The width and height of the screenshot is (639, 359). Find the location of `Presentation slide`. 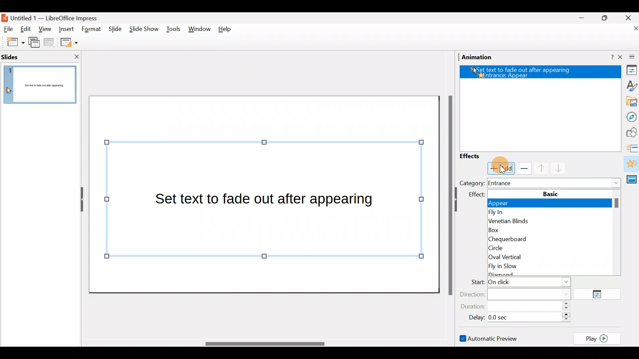

Presentation slide is located at coordinates (266, 194).